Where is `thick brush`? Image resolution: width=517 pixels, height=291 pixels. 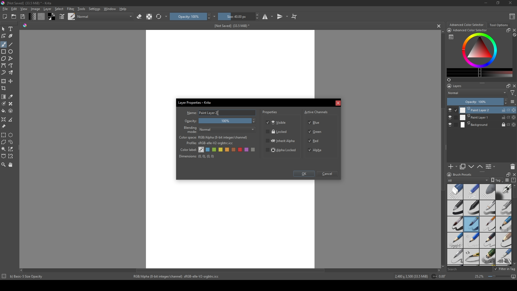
thick brush is located at coordinates (455, 224).